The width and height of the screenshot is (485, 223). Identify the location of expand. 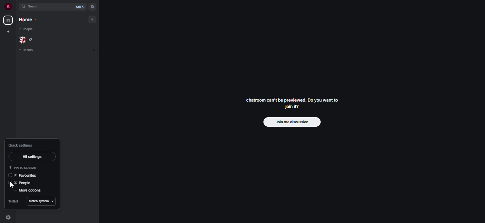
(16, 7).